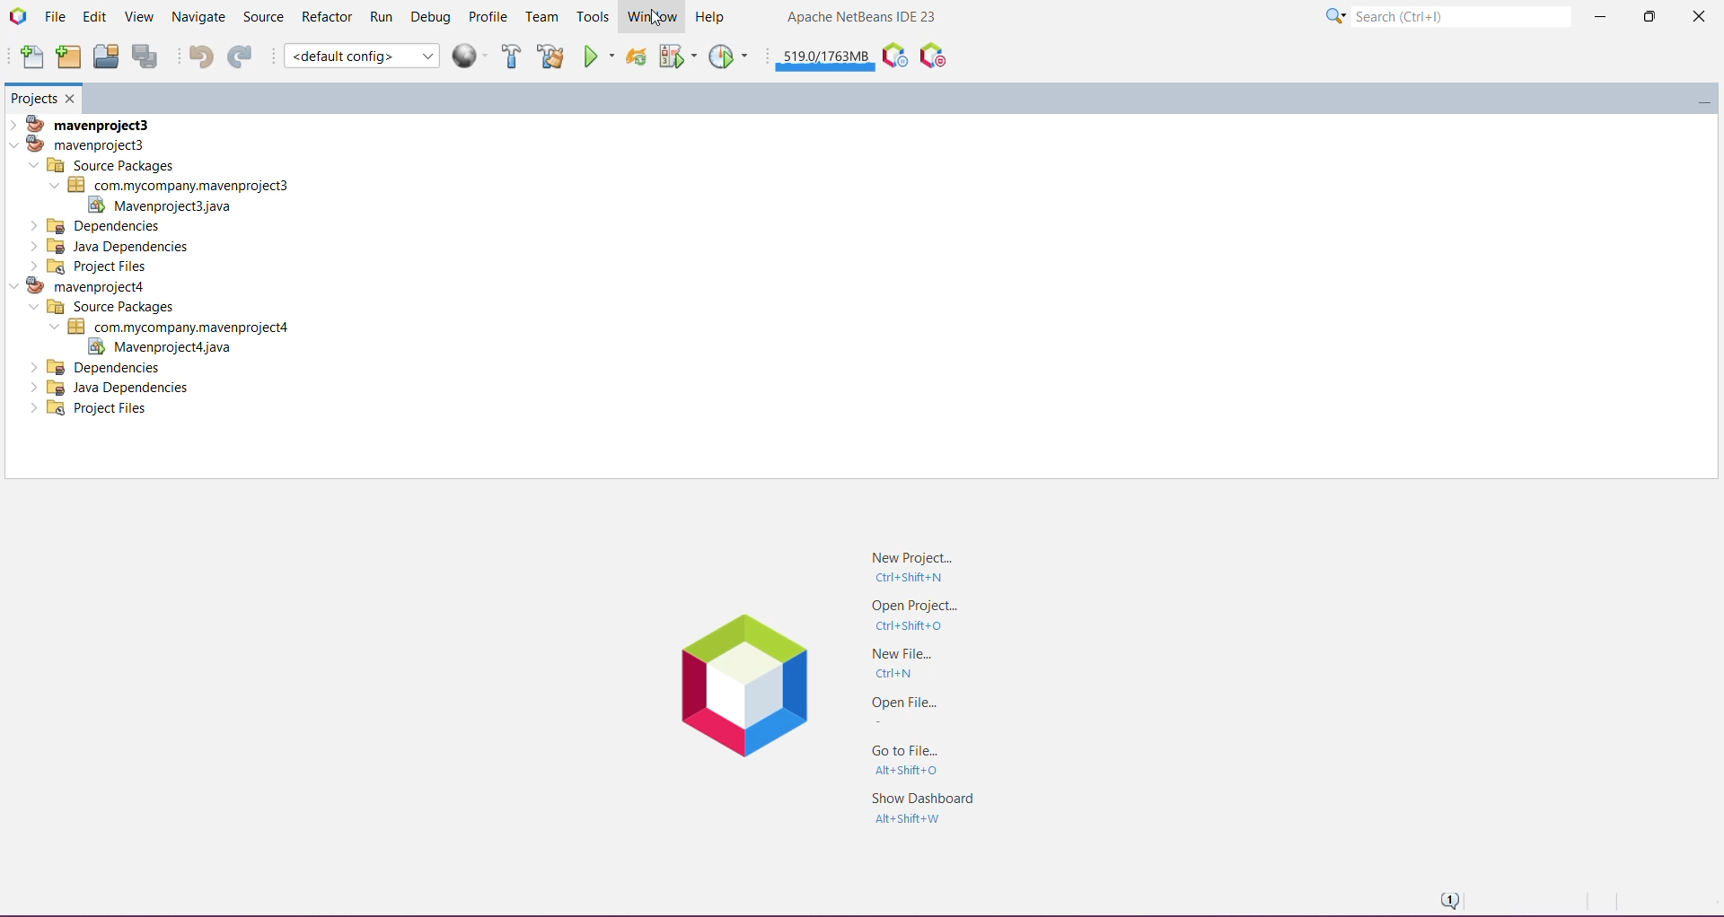 The height and width of the screenshot is (917, 1724). What do you see at coordinates (1335, 17) in the screenshot?
I see `Click or Press Ctrl+F10 for Category Selection` at bounding box center [1335, 17].